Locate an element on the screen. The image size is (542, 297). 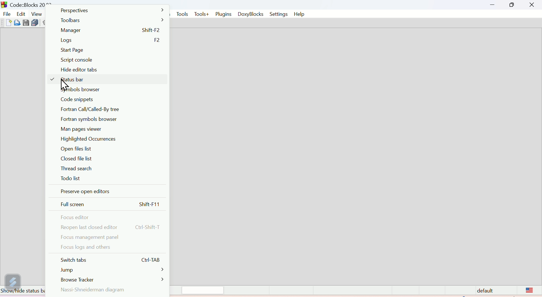
Man pages viewer is located at coordinates (82, 129).